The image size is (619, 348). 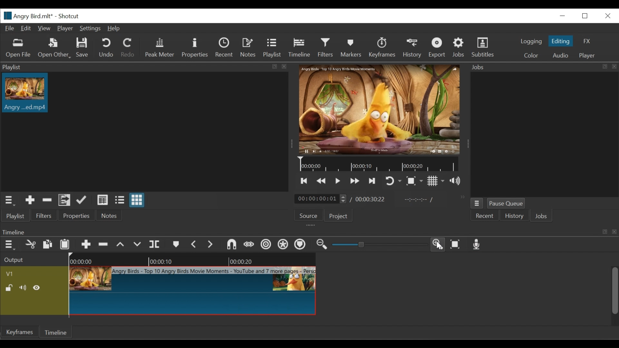 I want to click on History, so click(x=413, y=48).